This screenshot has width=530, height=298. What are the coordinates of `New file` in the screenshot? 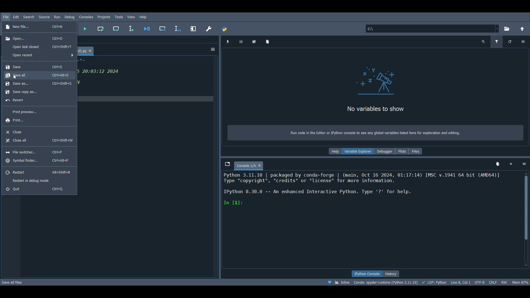 It's located at (37, 27).